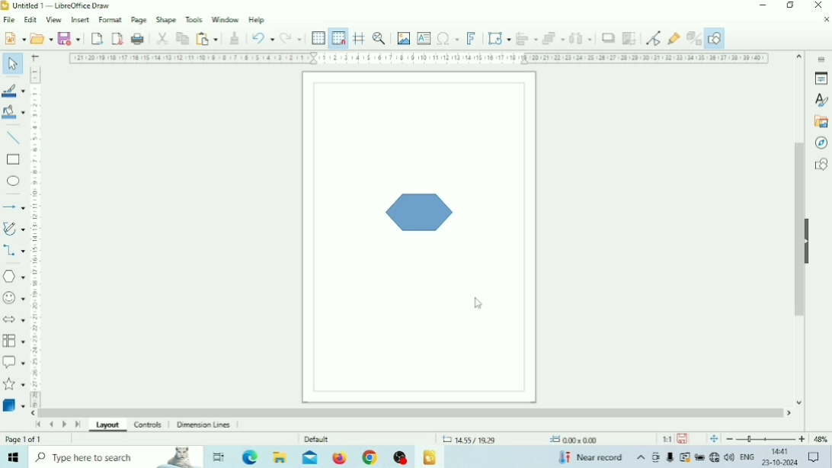  What do you see at coordinates (421, 210) in the screenshot?
I see `Hexagon inserted` at bounding box center [421, 210].